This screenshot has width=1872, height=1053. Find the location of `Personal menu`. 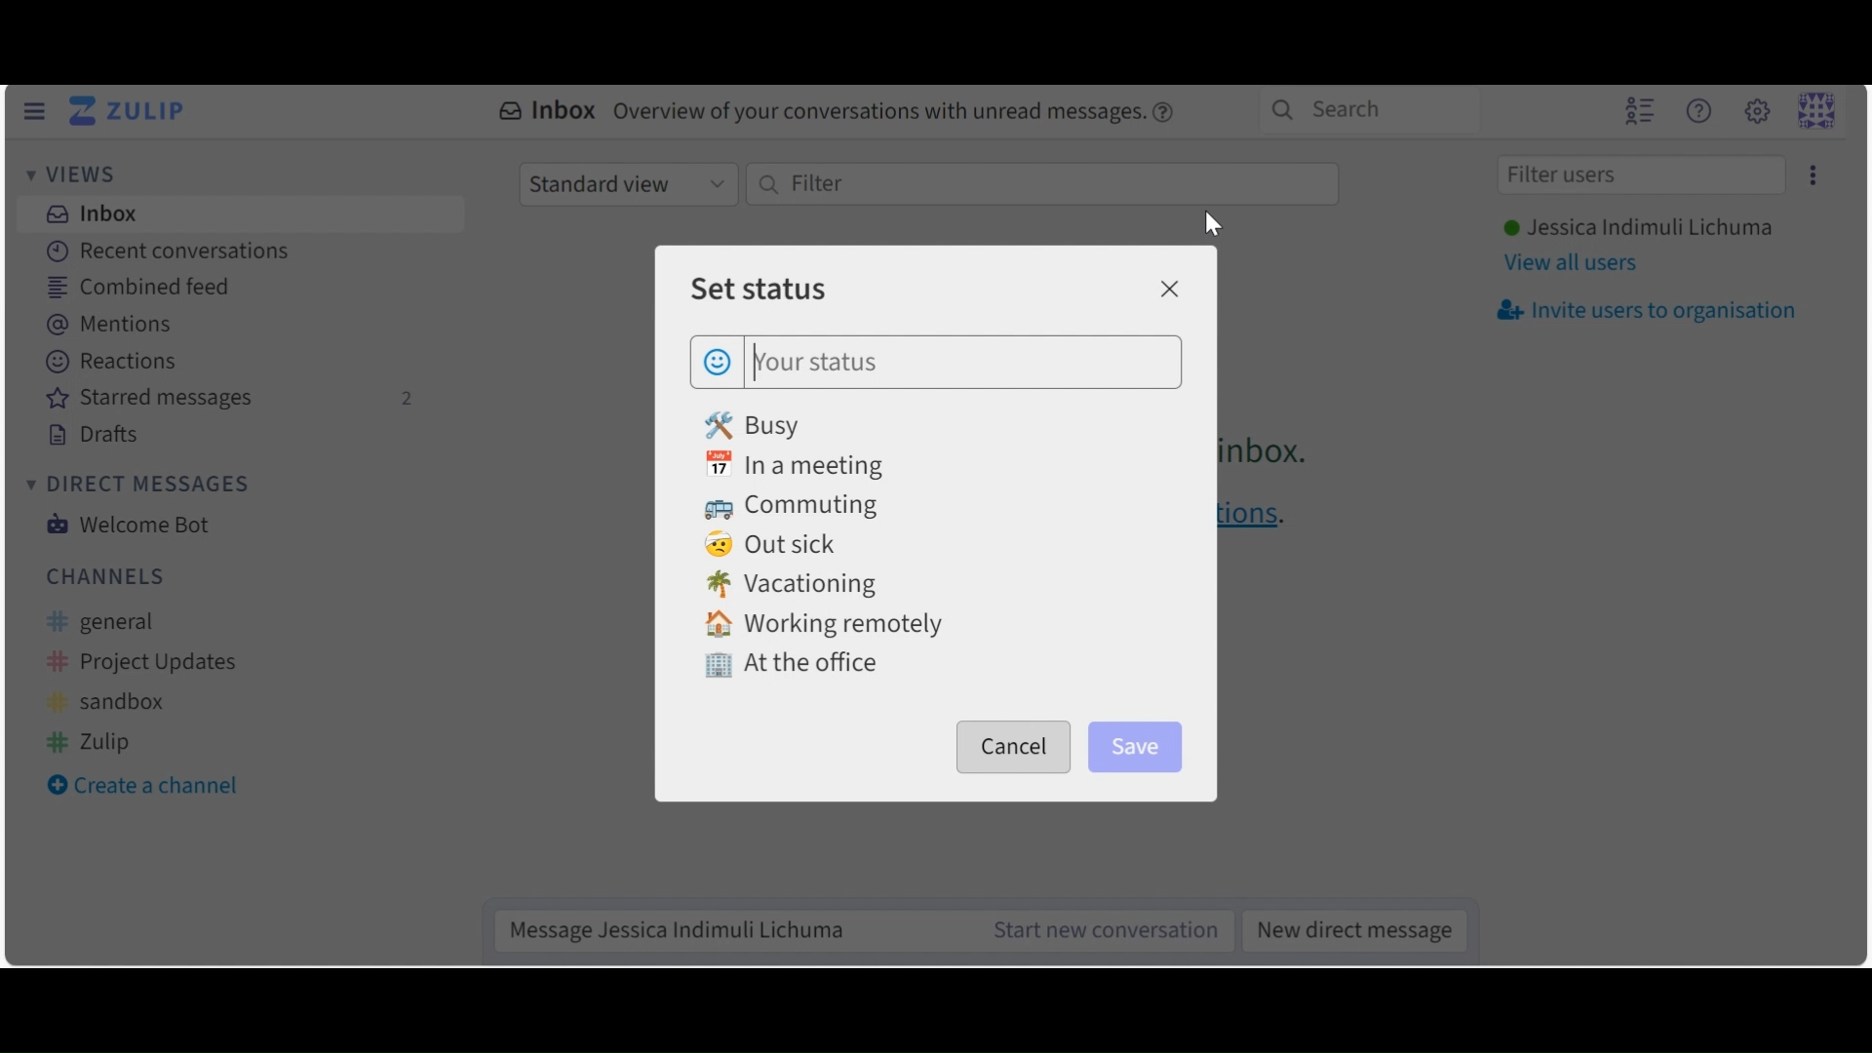

Personal menu is located at coordinates (1815, 110).